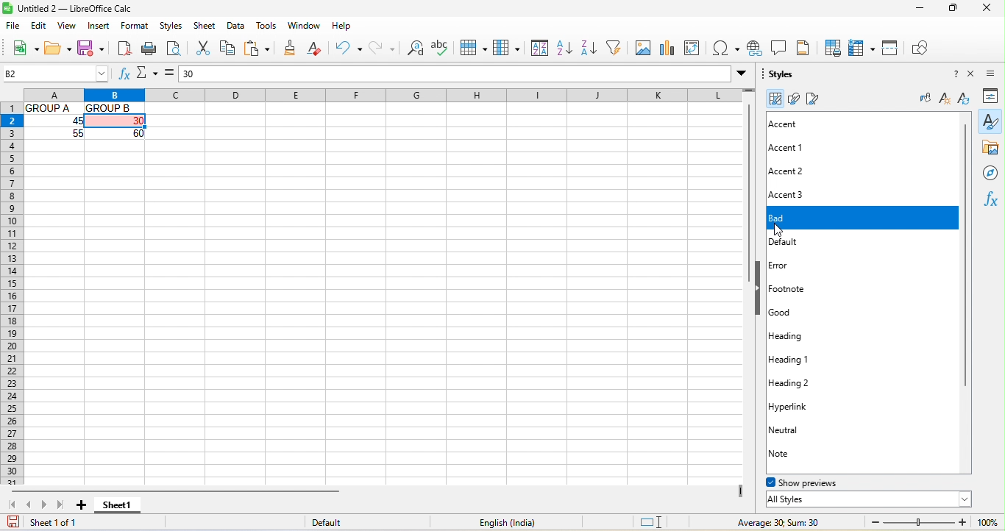 This screenshot has height=531, width=1005. What do you see at coordinates (617, 47) in the screenshot?
I see `auto filter` at bounding box center [617, 47].